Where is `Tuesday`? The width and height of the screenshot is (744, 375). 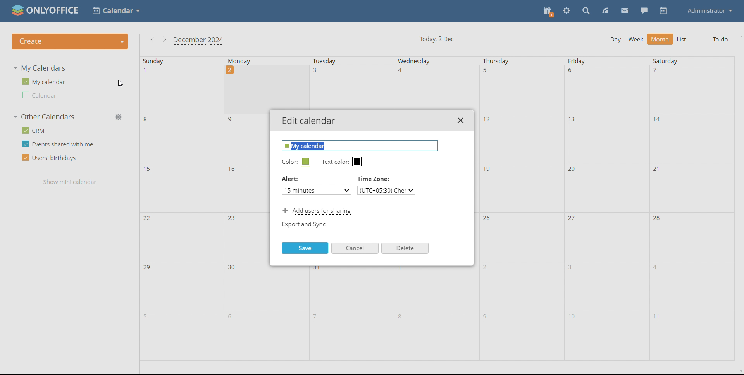 Tuesday is located at coordinates (349, 60).